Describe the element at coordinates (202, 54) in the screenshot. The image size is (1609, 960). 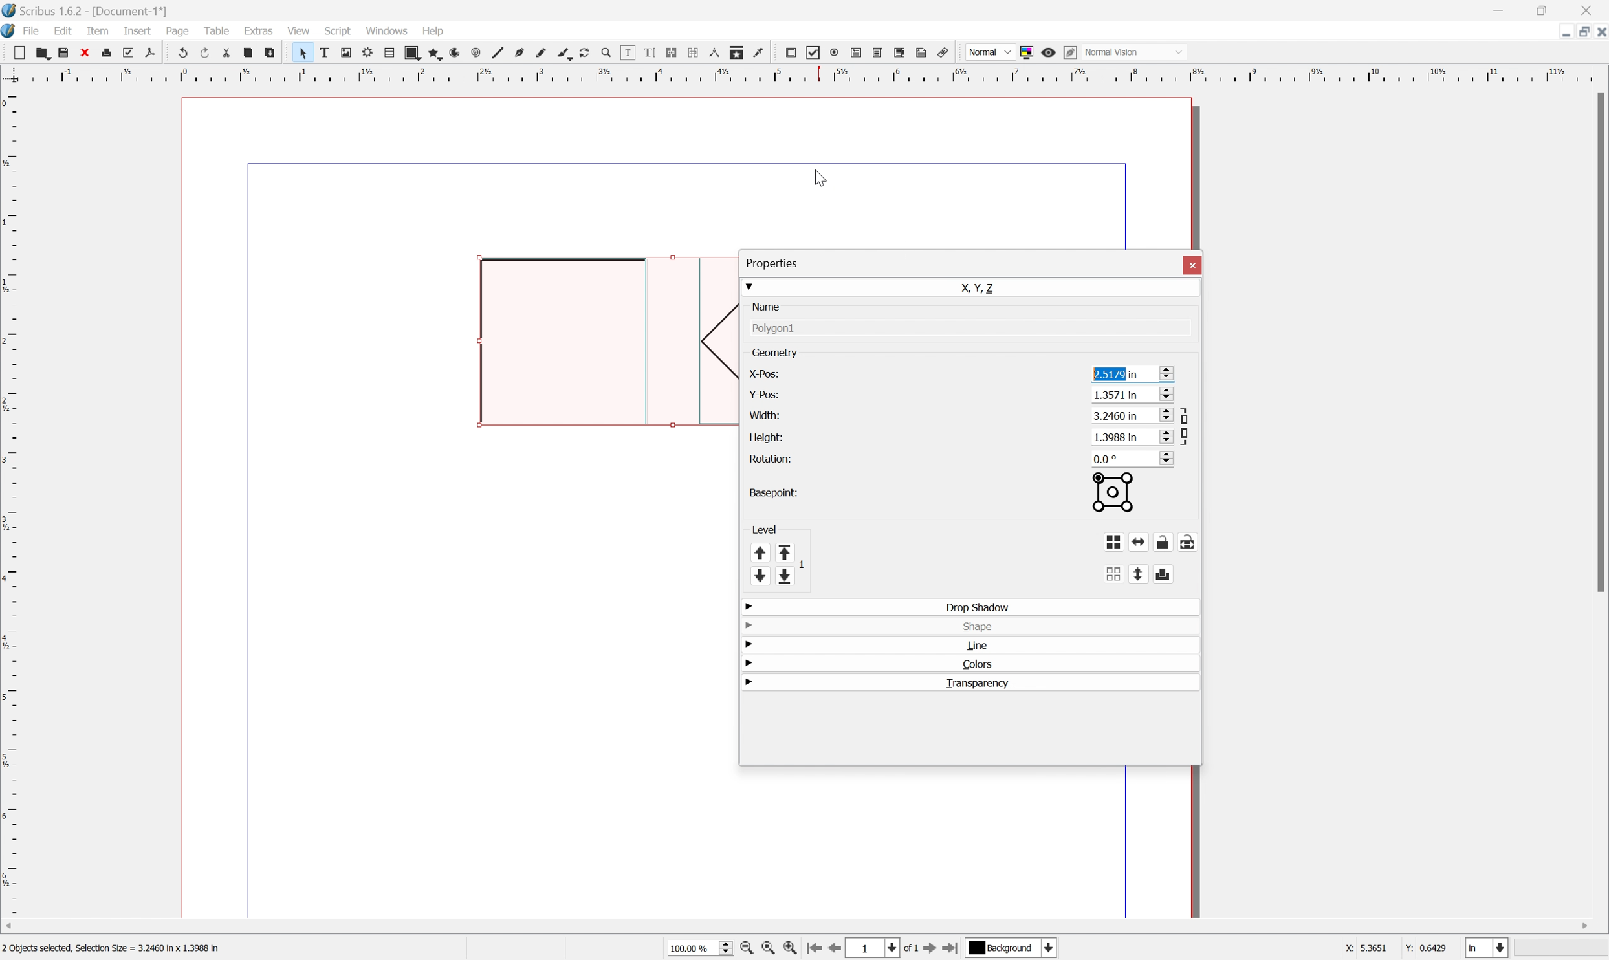
I see `redo` at that location.